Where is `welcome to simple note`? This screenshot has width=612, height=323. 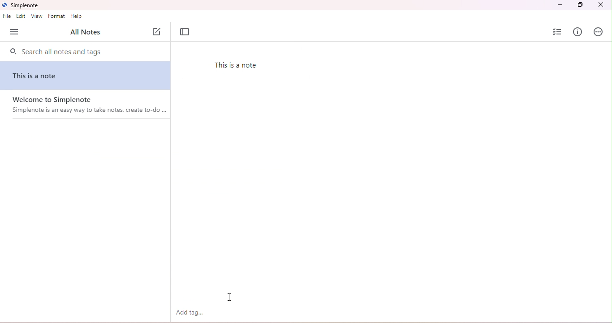
welcome to simple note is located at coordinates (88, 107).